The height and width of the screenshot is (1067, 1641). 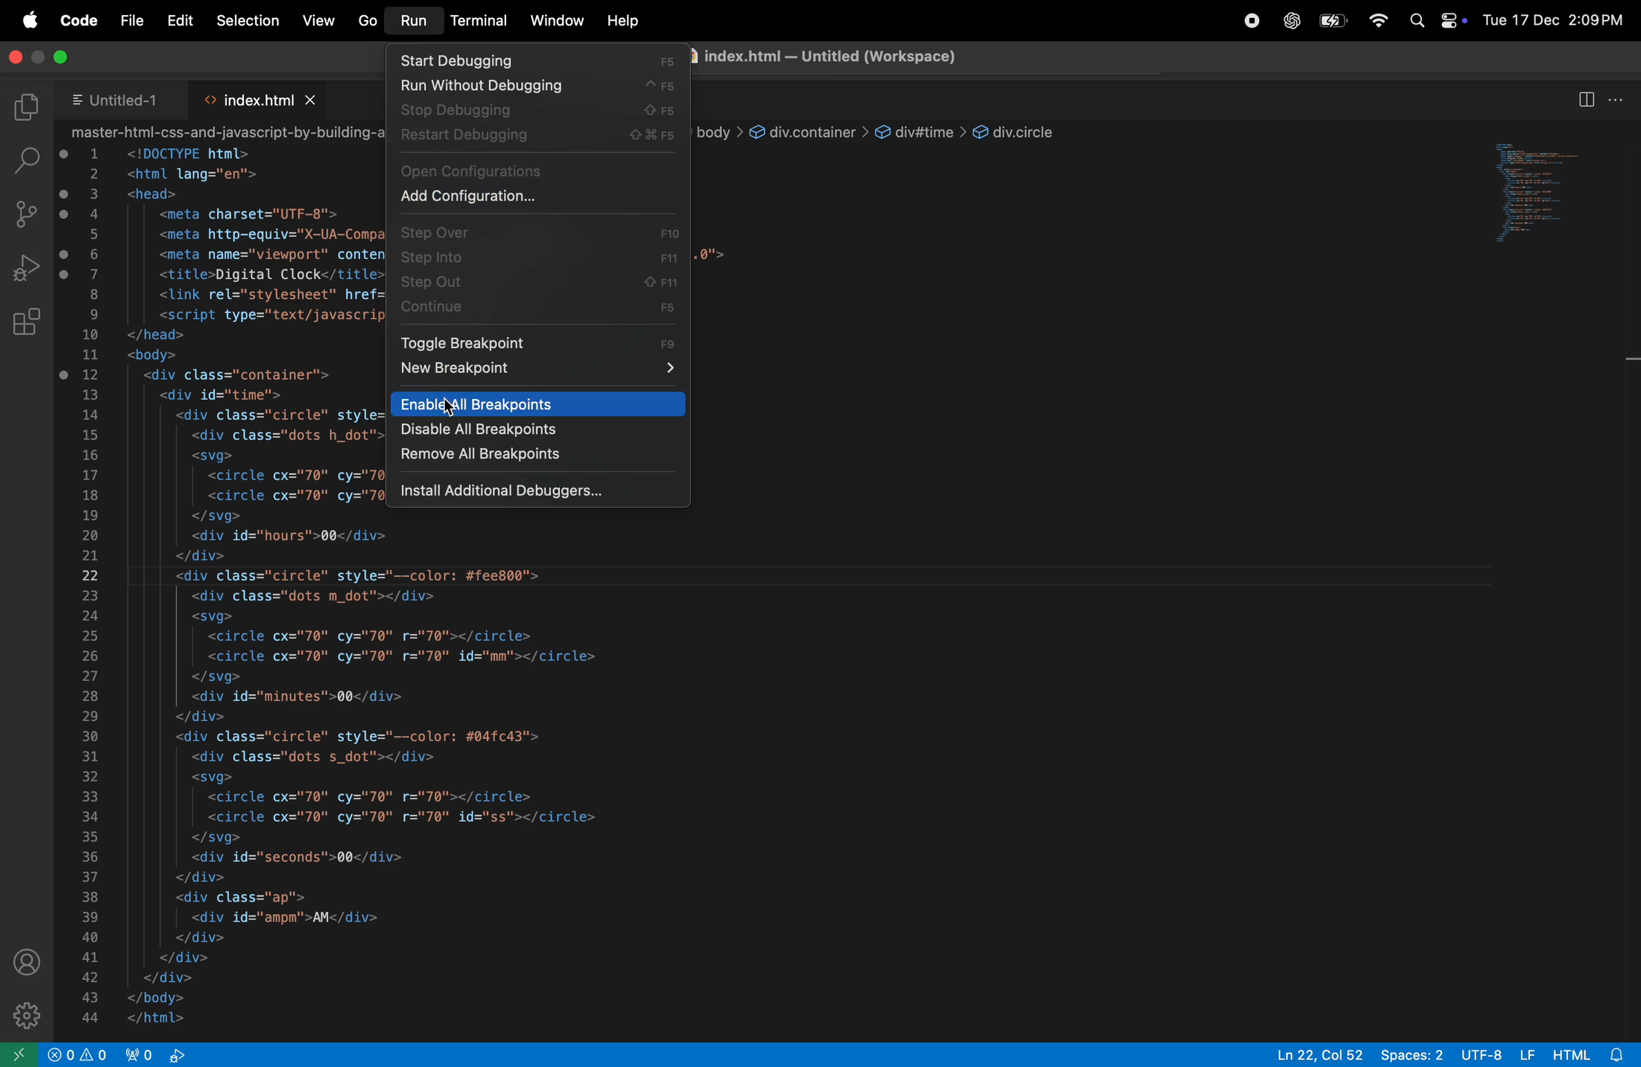 What do you see at coordinates (59, 56) in the screenshot?
I see `maximum` at bounding box center [59, 56].